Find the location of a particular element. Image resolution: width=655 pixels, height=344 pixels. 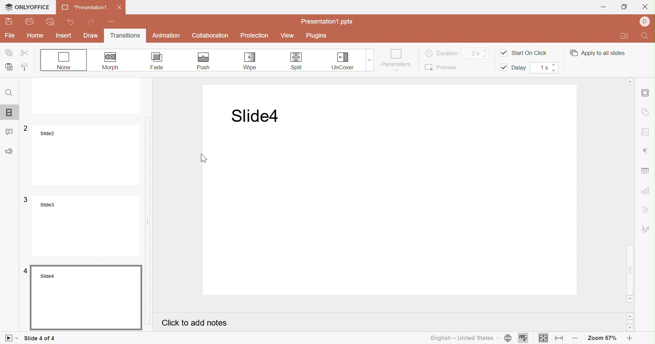

Un-Cover is located at coordinates (343, 61).